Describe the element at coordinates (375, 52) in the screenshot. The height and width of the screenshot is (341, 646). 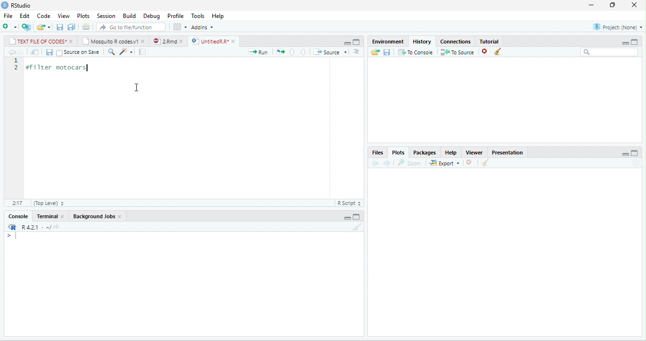
I see `open folder` at that location.